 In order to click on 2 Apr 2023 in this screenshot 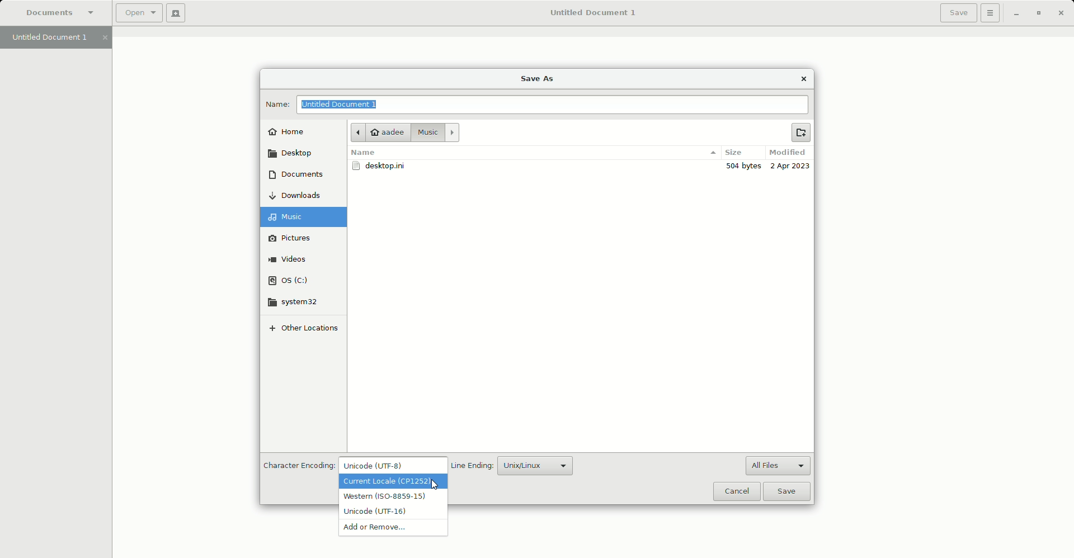, I will do `click(789, 166)`.